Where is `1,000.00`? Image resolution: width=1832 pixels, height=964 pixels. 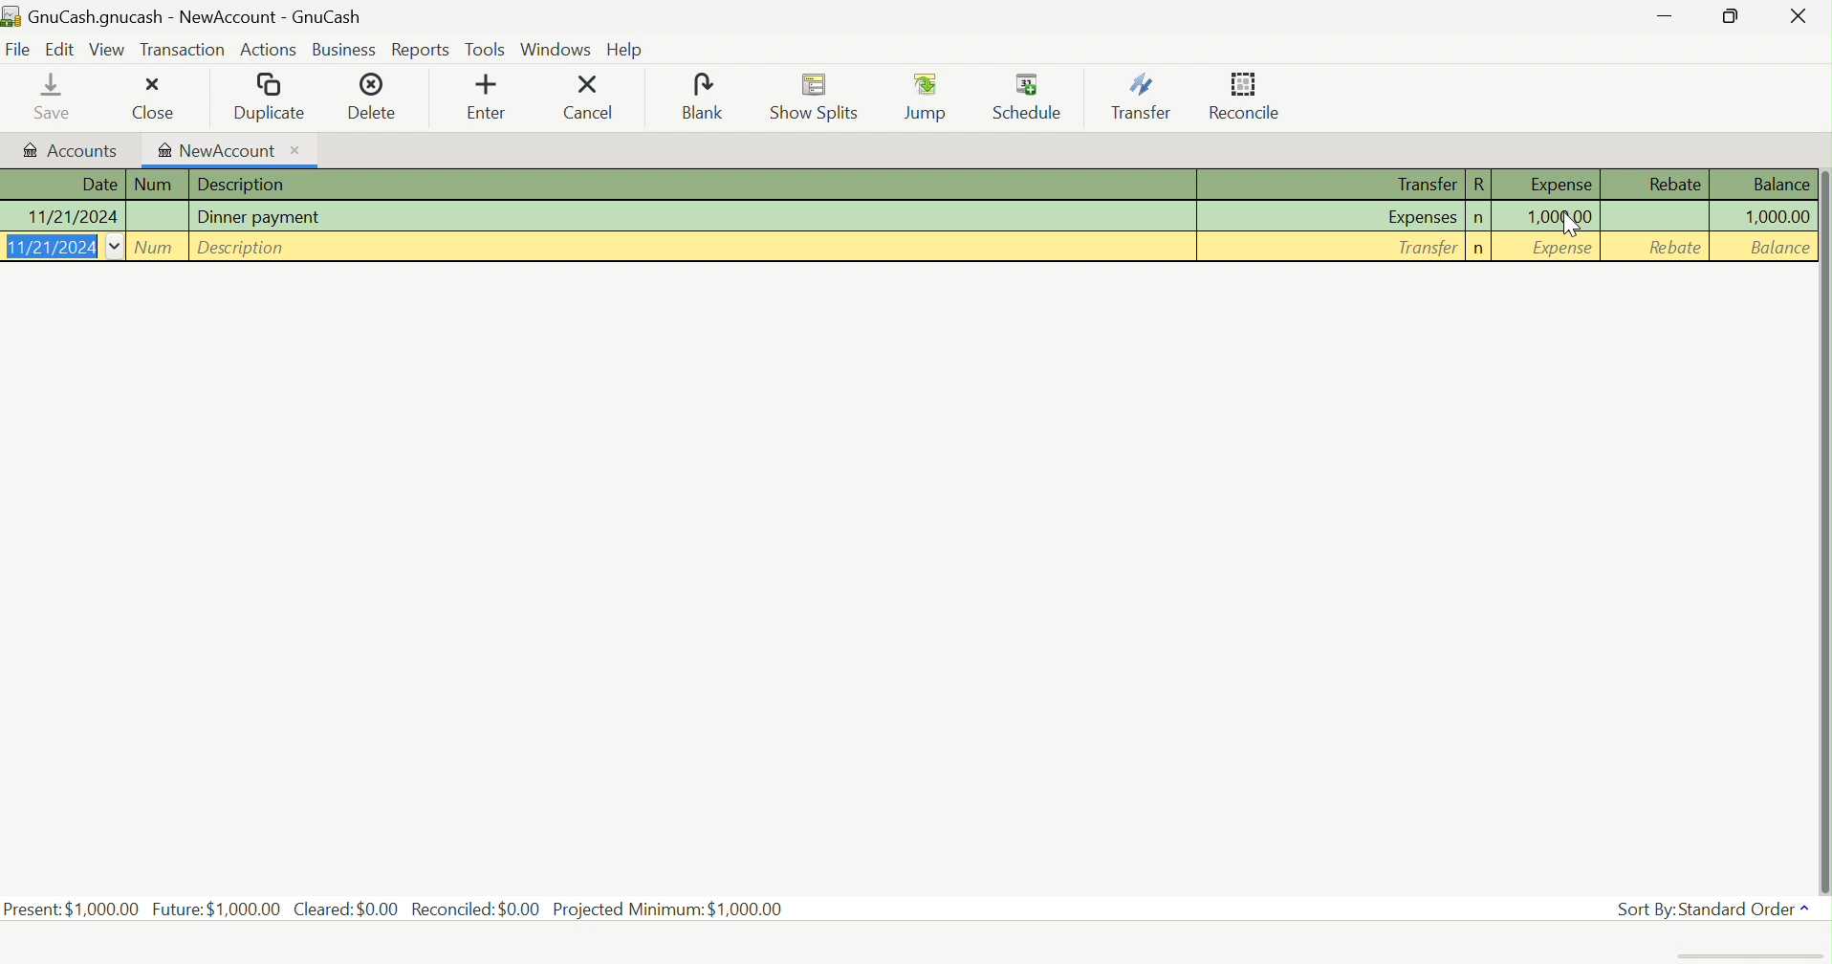
1,000.00 is located at coordinates (1776, 215).